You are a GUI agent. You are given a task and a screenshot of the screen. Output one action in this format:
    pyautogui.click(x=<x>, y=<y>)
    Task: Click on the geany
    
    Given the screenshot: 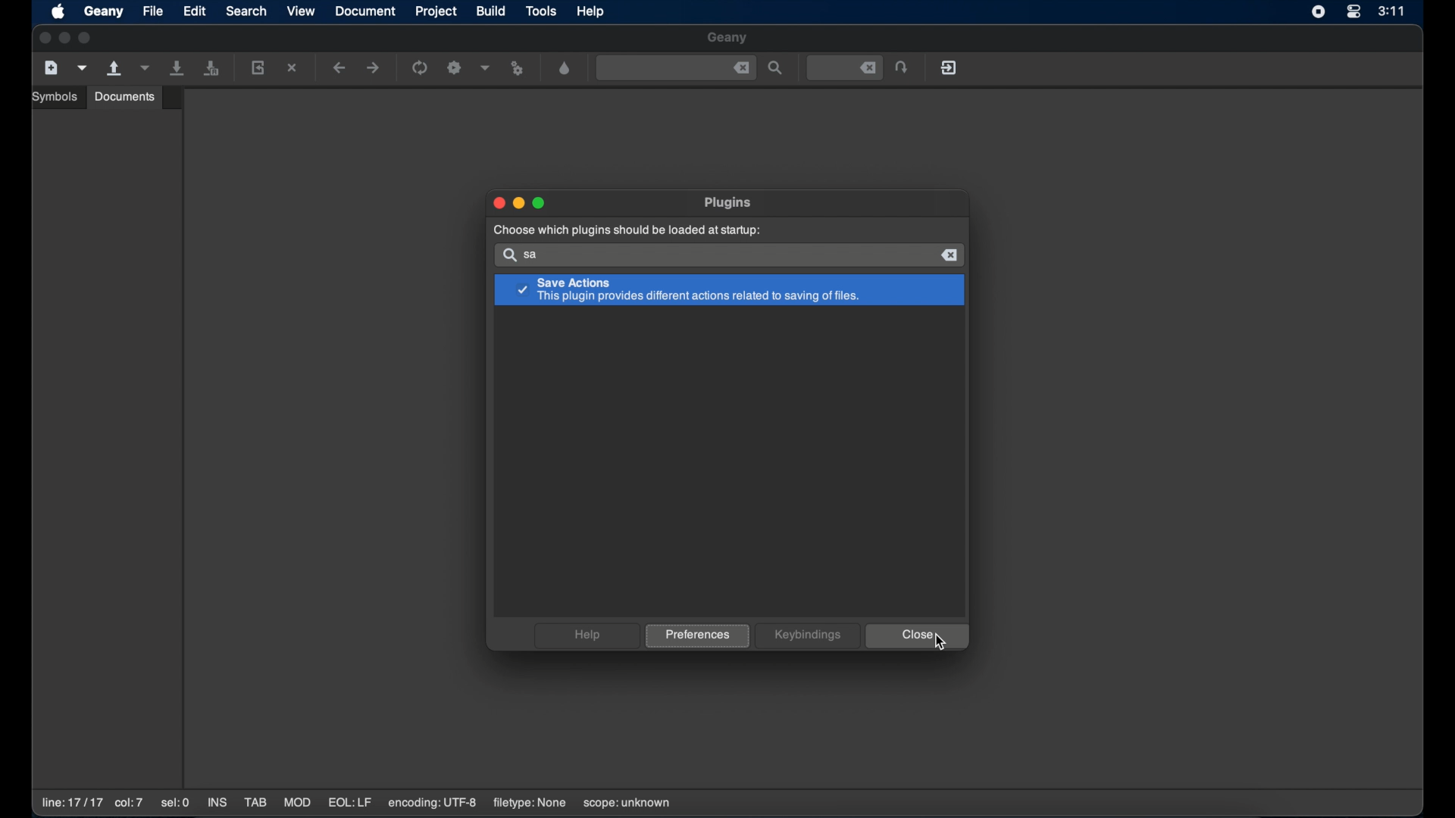 What is the action you would take?
    pyautogui.click(x=104, y=12)
    